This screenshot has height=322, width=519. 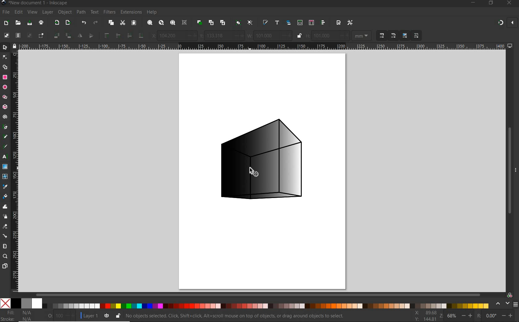 I want to click on ERASER TOOL, so click(x=5, y=227).